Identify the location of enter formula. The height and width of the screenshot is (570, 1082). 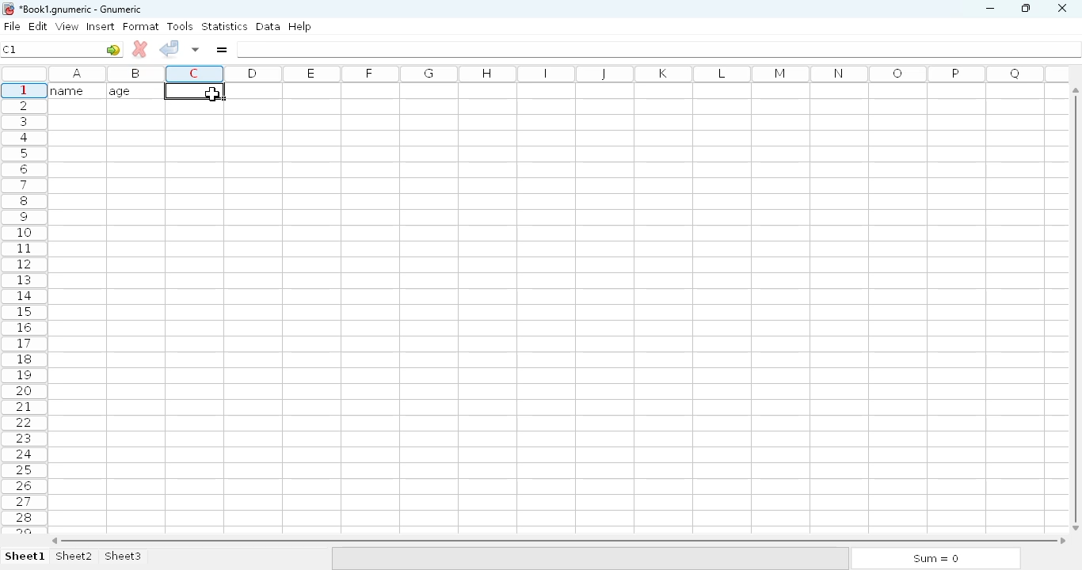
(221, 49).